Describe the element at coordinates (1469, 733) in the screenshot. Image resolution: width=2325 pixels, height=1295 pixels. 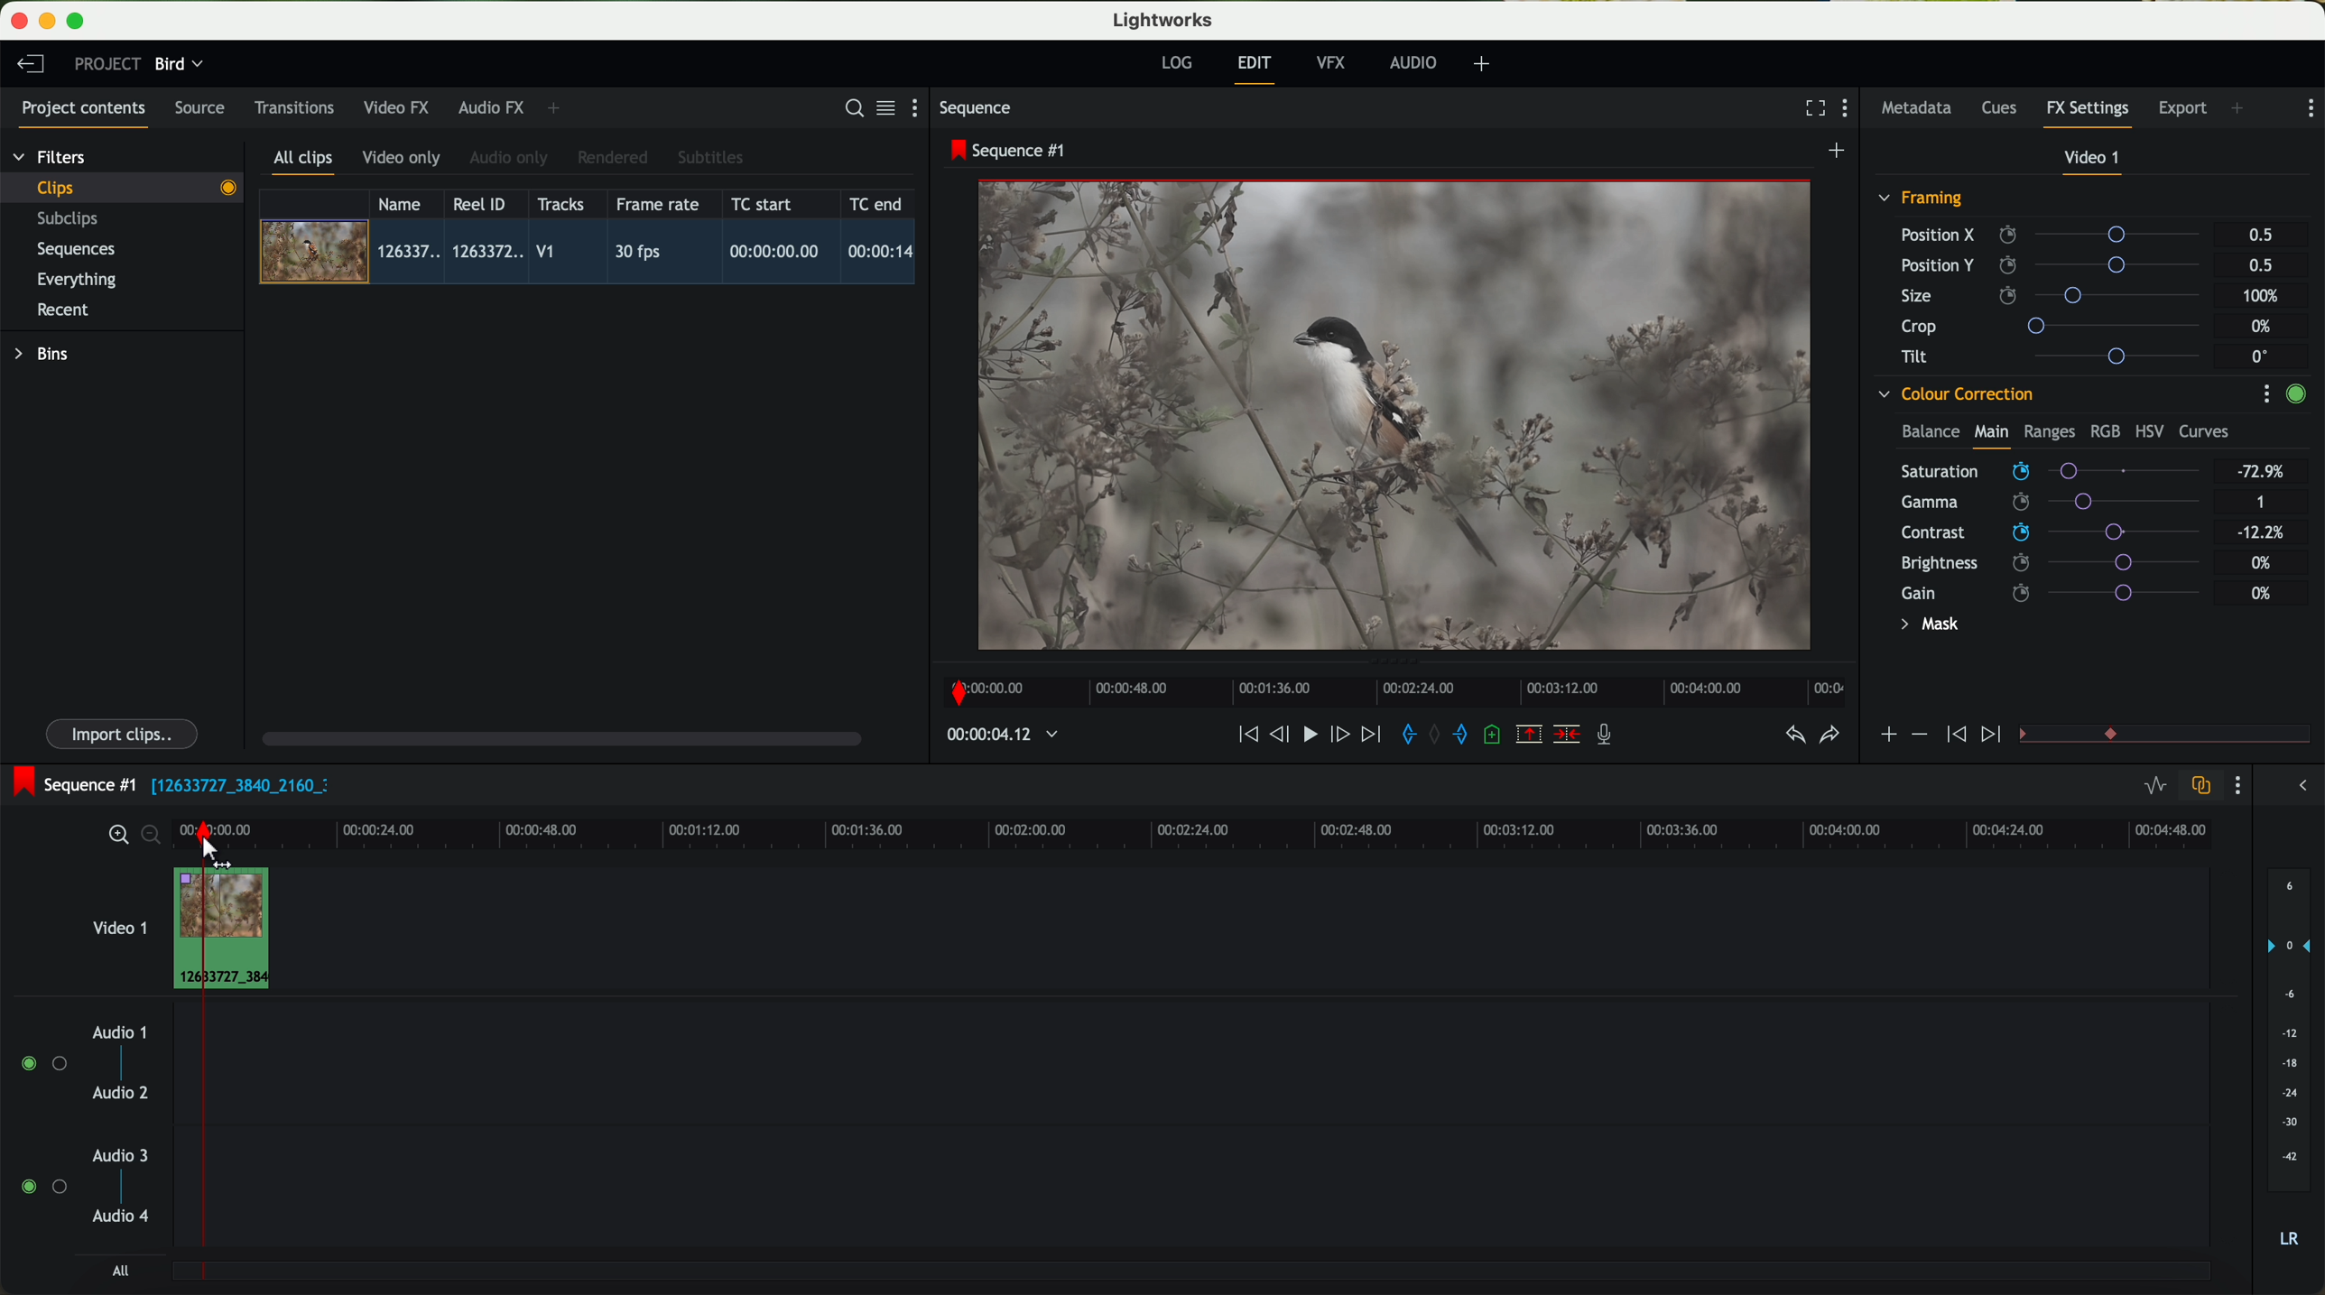
I see `add 'out' mark` at that location.